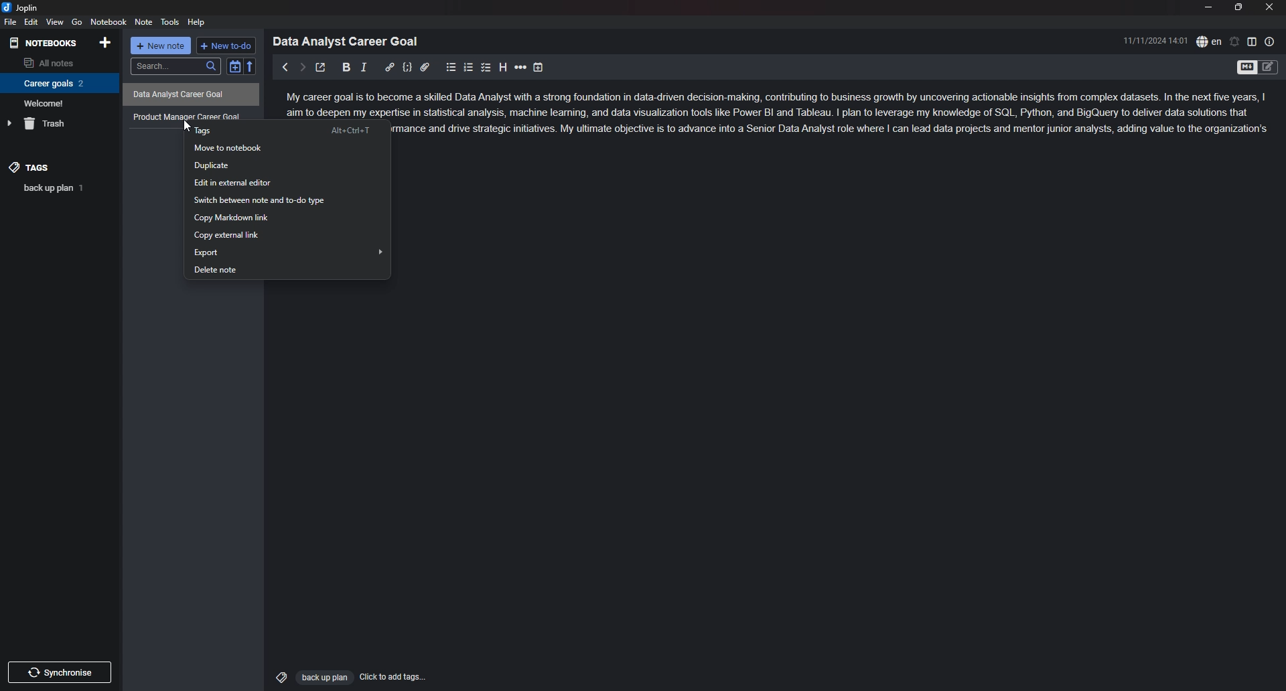  I want to click on duplicate, so click(286, 165).